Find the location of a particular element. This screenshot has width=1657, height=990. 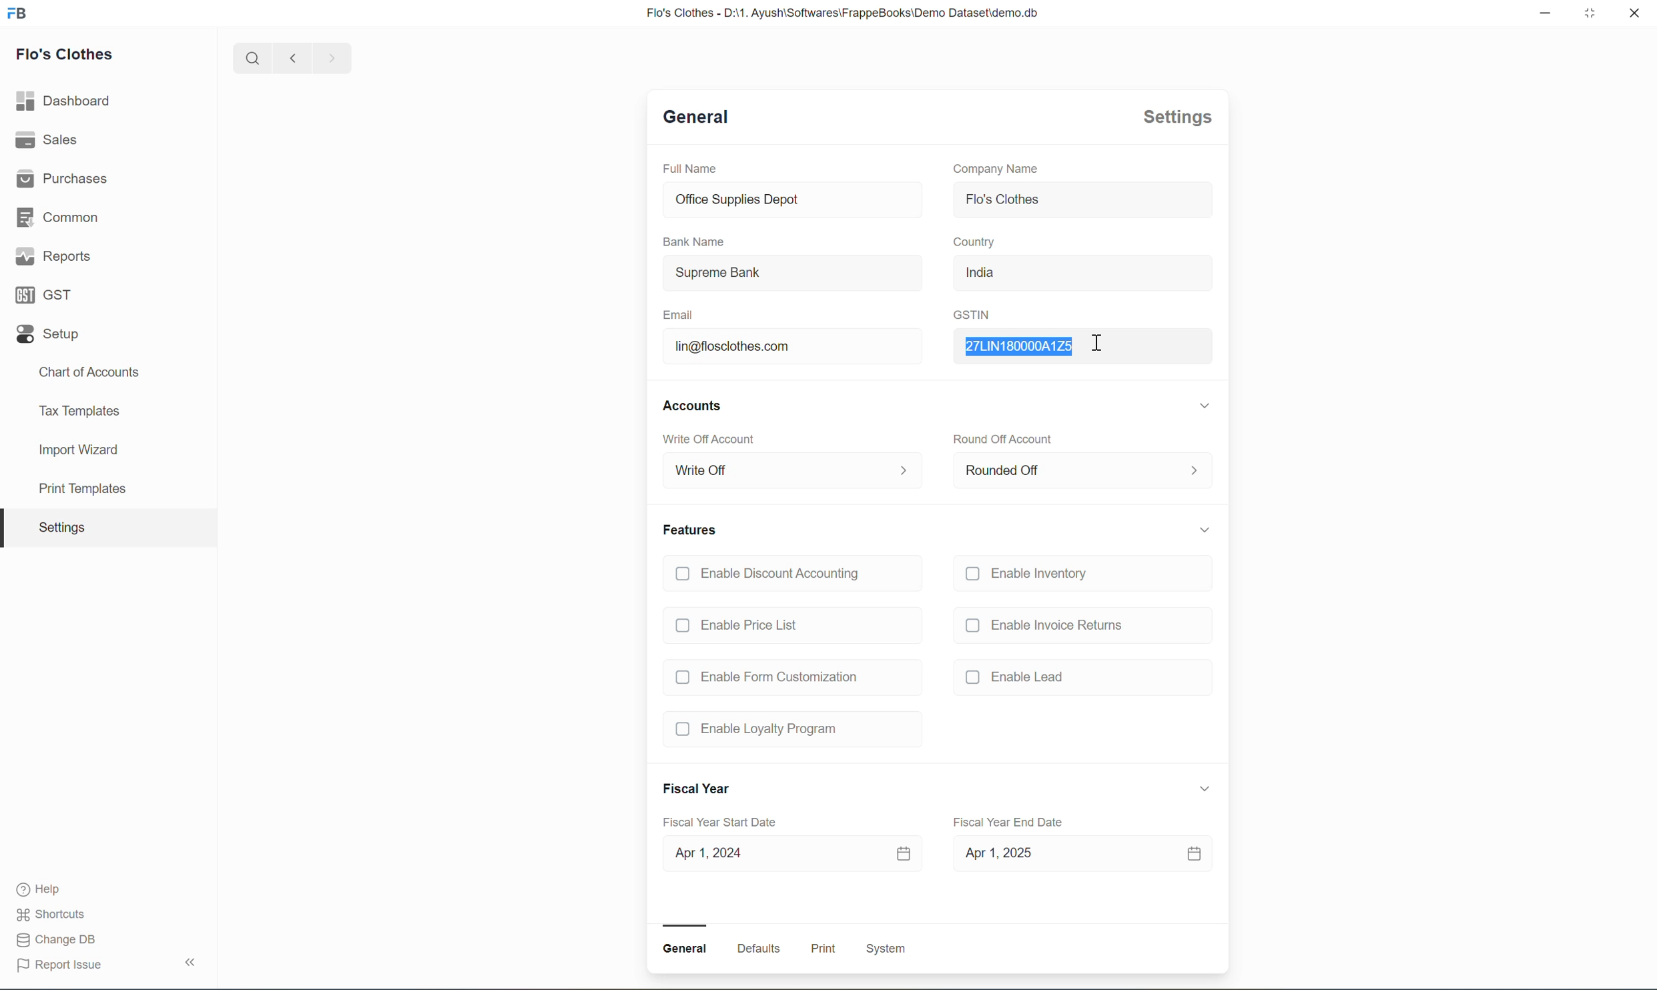

India is located at coordinates (1082, 274).